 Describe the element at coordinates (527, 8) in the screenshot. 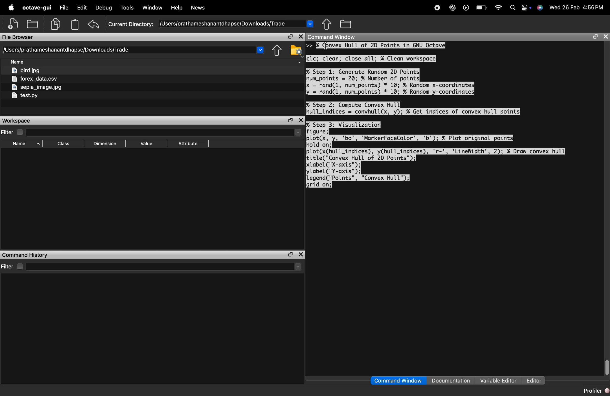

I see `action center` at that location.